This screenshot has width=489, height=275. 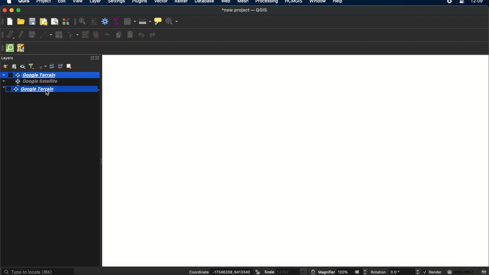 What do you see at coordinates (5, 66) in the screenshot?
I see `open layer styling panel` at bounding box center [5, 66].